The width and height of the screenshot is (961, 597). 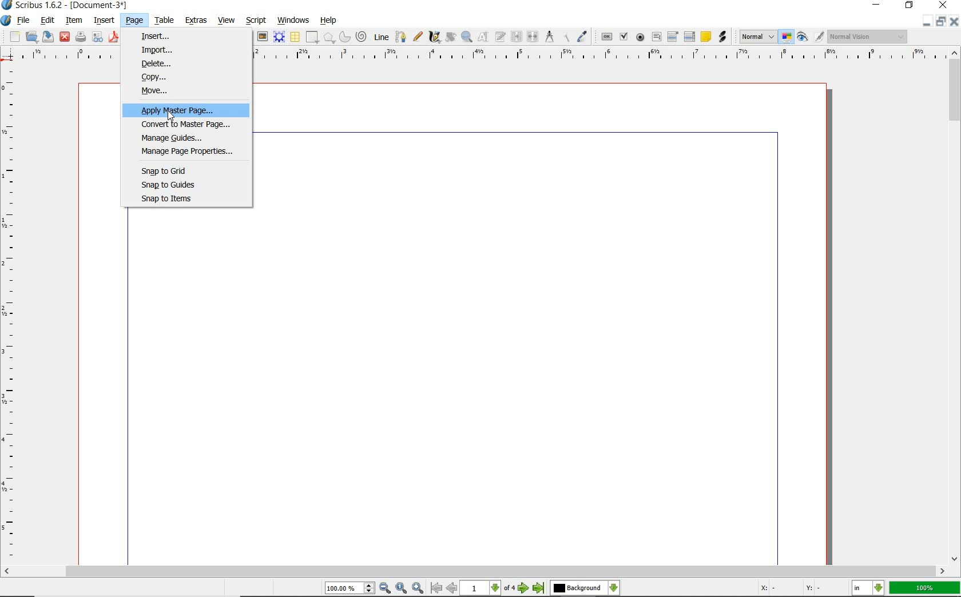 I want to click on print, so click(x=81, y=36).